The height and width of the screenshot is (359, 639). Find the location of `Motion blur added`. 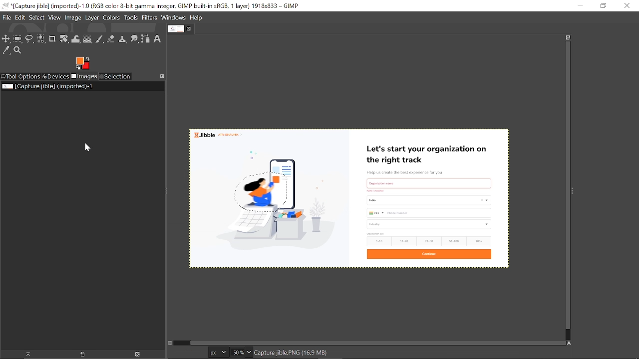

Motion blur added is located at coordinates (264, 191).